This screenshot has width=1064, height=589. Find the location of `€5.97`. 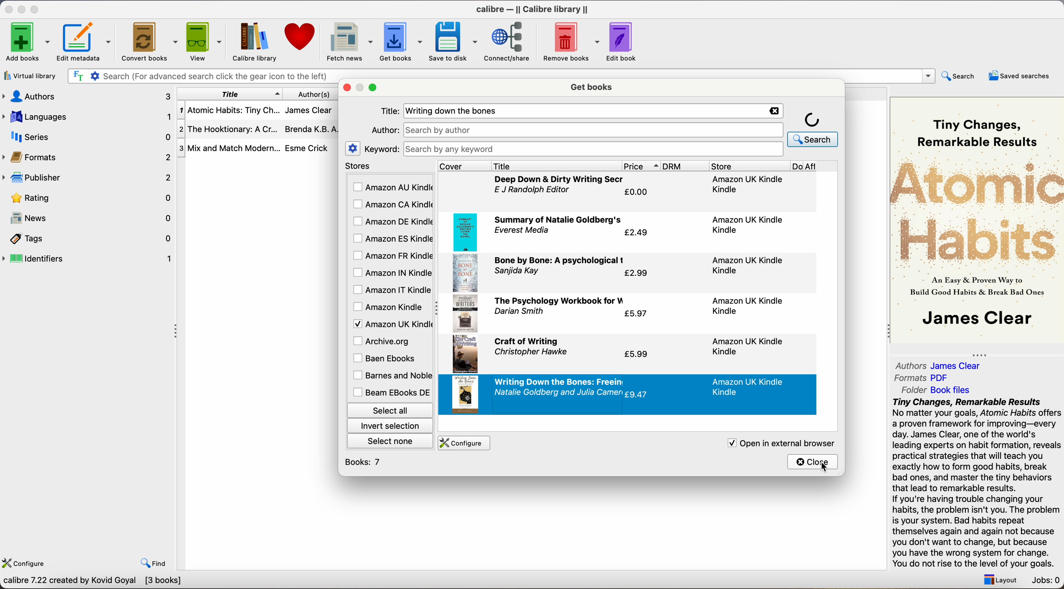

€5.97 is located at coordinates (636, 314).